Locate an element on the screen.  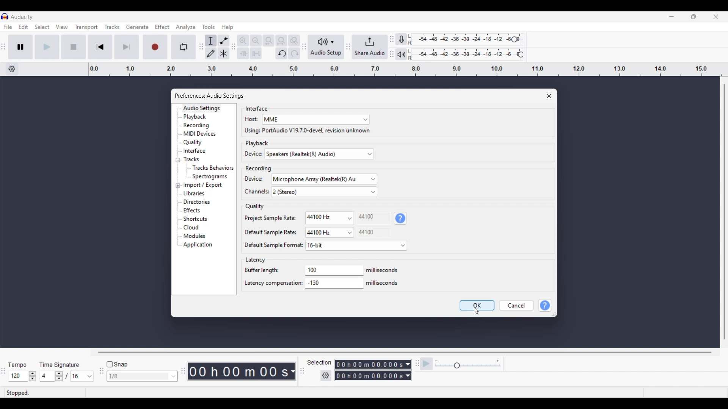
Recording level is located at coordinates (464, 40).